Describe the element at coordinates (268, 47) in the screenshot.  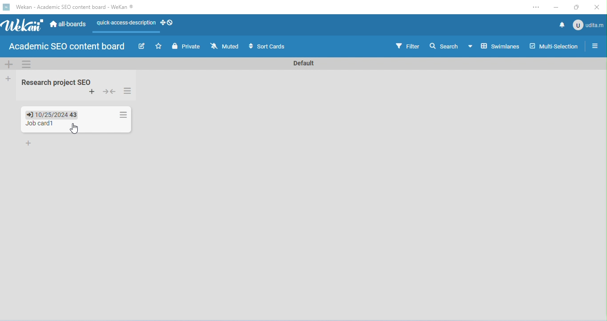
I see `sort cards` at that location.